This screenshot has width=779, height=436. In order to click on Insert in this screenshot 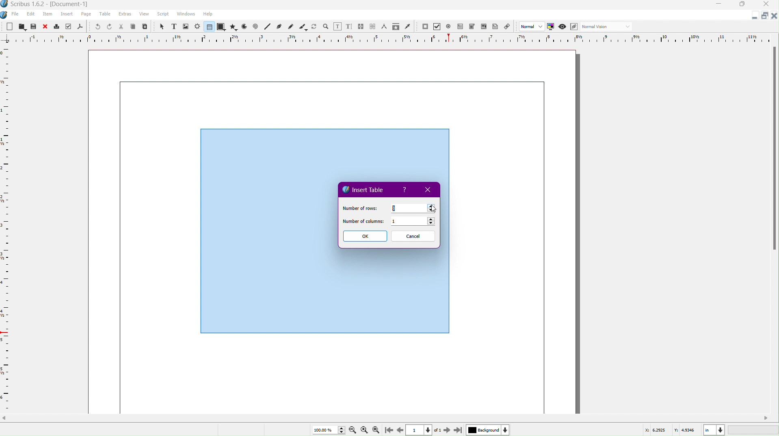, I will do `click(67, 14)`.